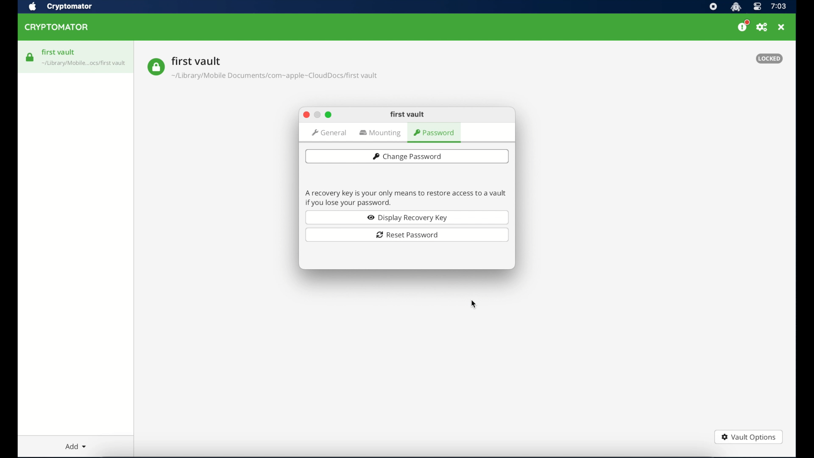 The width and height of the screenshot is (814, 458). I want to click on vault icon, so click(156, 67).